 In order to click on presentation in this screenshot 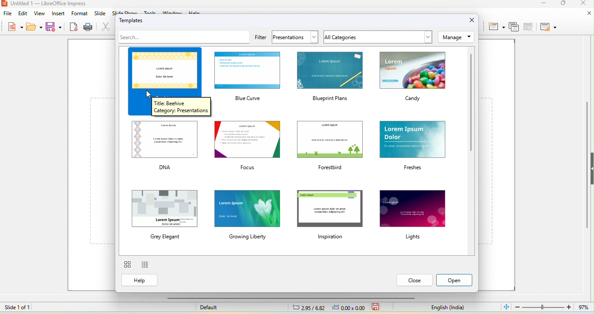, I will do `click(294, 37)`.